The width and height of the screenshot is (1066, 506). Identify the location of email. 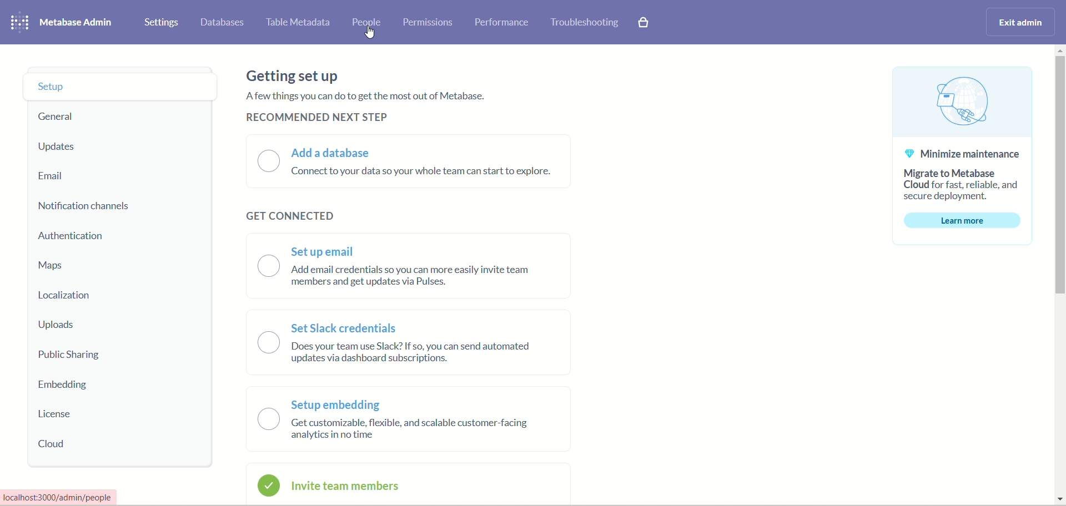
(54, 176).